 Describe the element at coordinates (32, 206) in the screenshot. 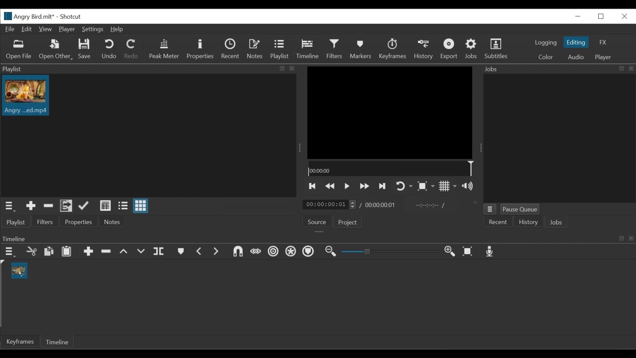

I see `Add Source to the playlist` at that location.